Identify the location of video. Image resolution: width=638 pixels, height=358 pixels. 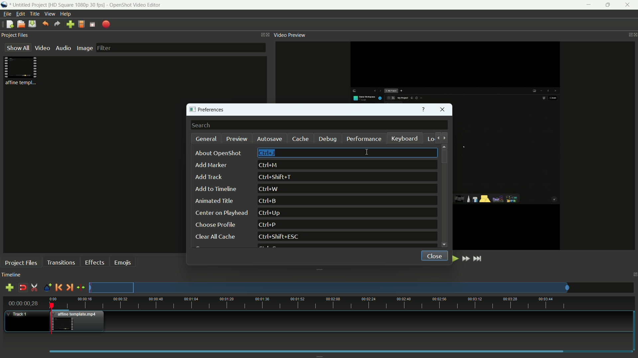
(42, 48).